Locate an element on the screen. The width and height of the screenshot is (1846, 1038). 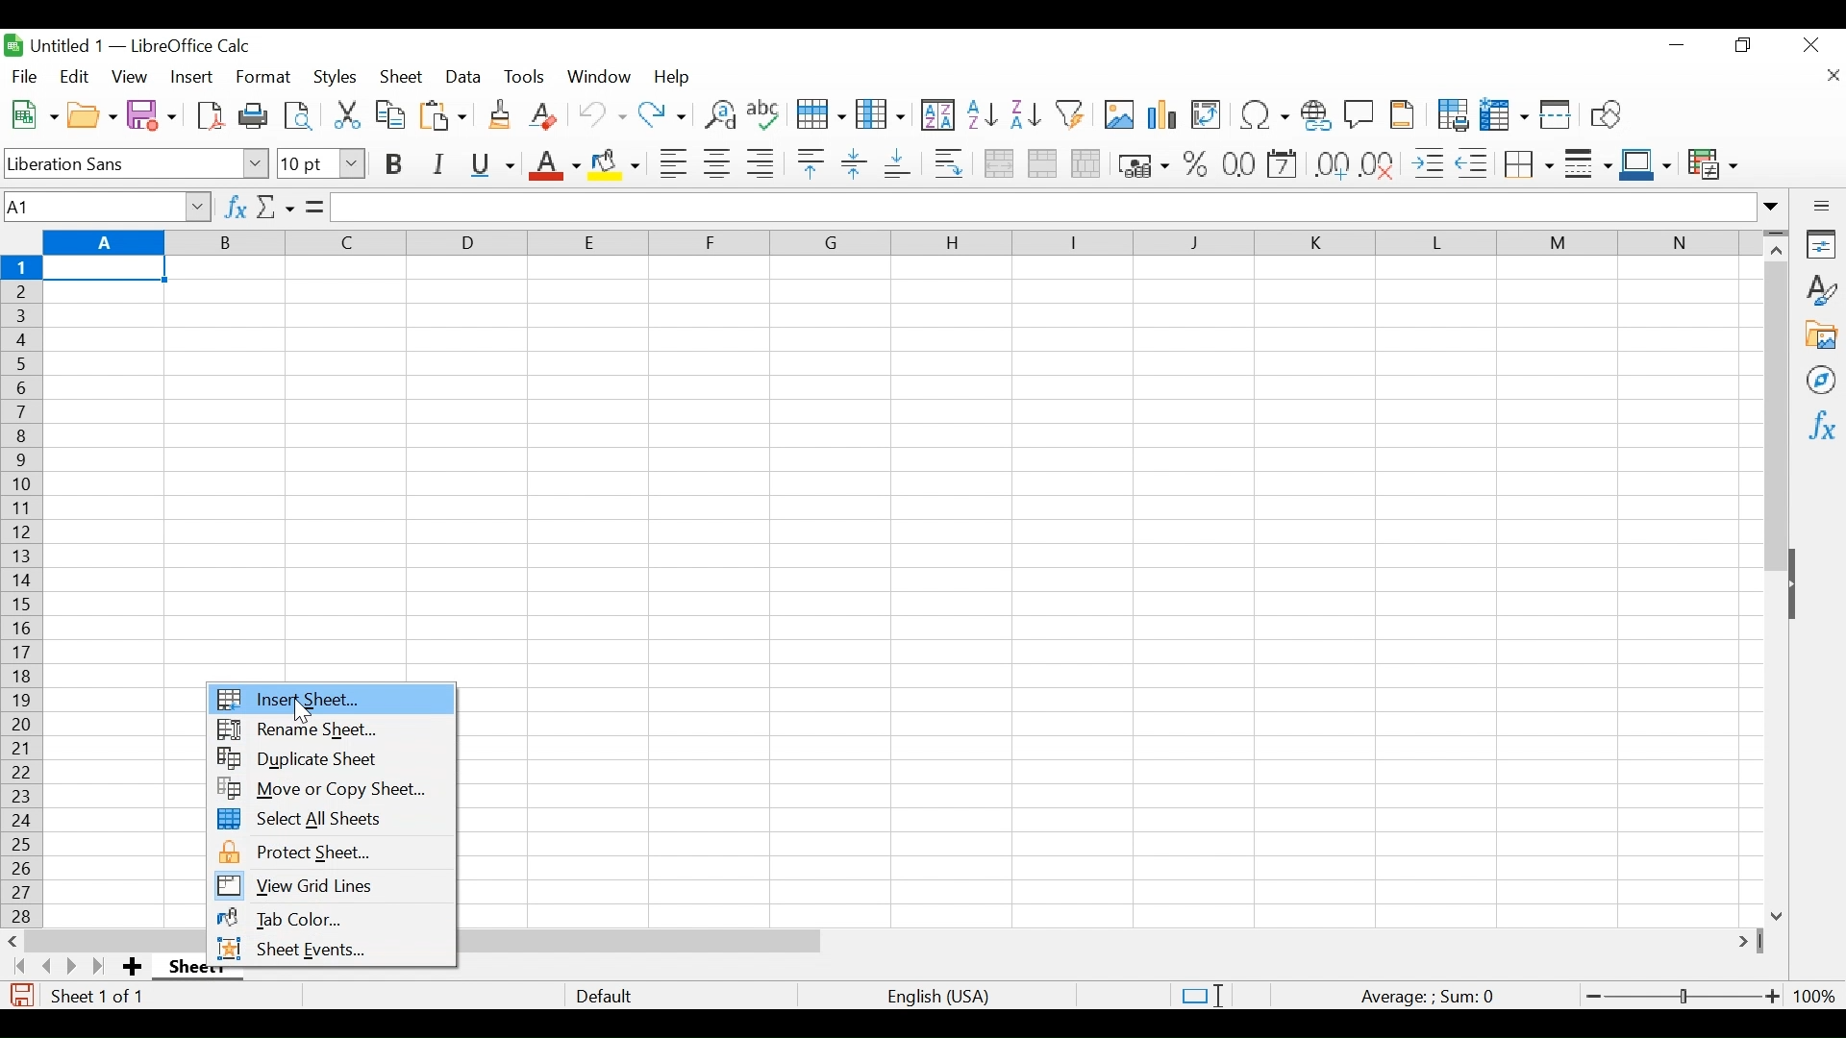
Insert is located at coordinates (192, 76).